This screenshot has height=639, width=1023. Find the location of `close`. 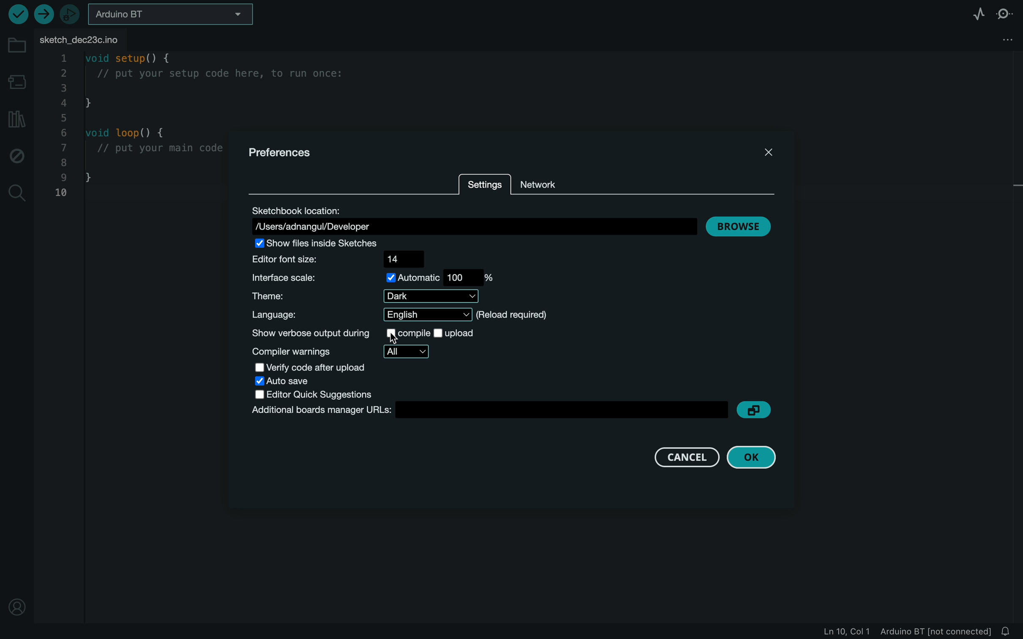

close is located at coordinates (768, 154).